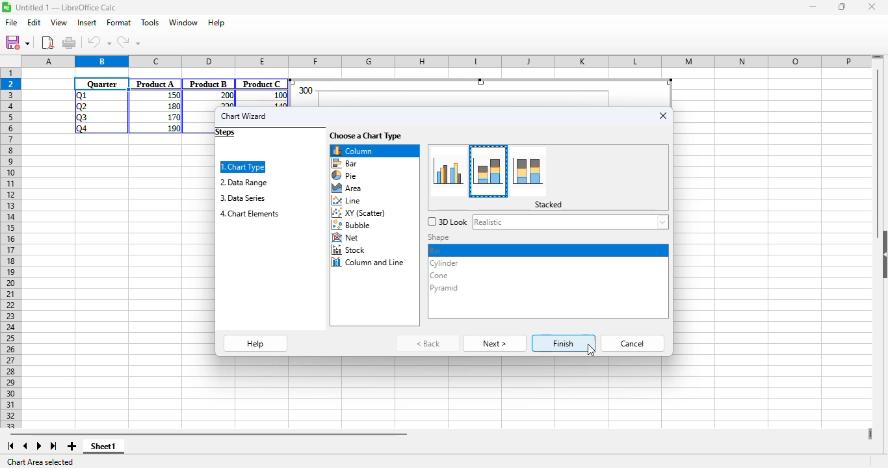  Describe the element at coordinates (447, 222) in the screenshot. I see `3D look checkbox` at that location.